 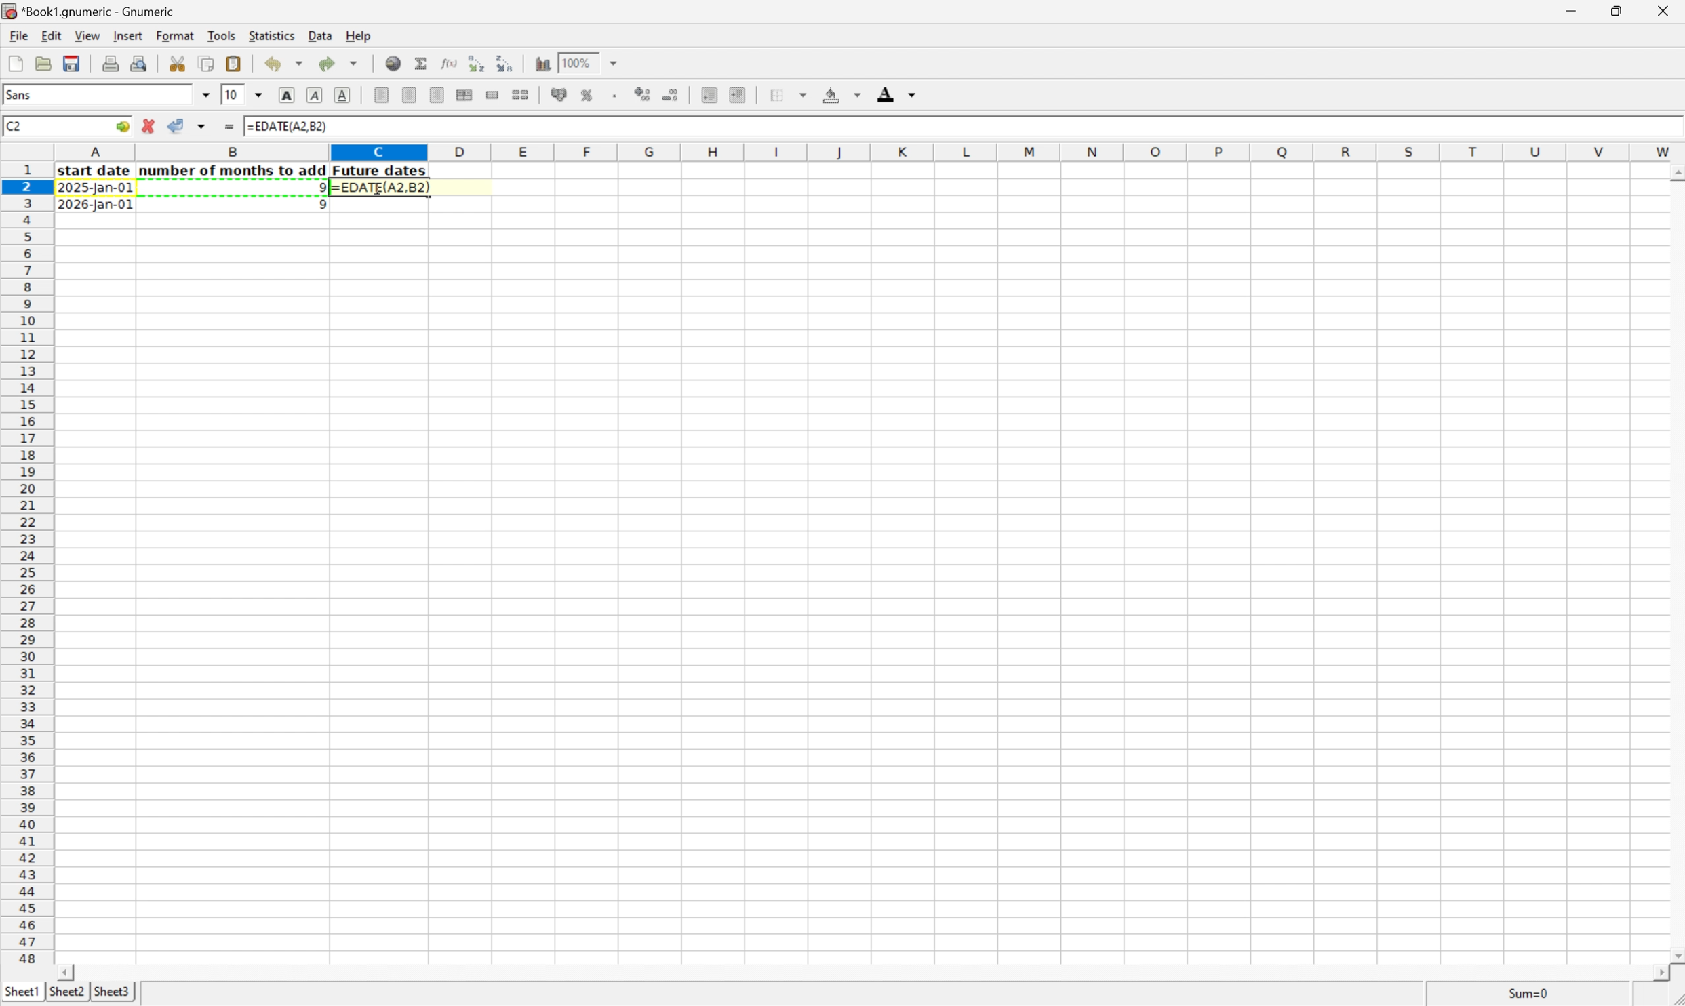 I want to click on Help, so click(x=358, y=35).